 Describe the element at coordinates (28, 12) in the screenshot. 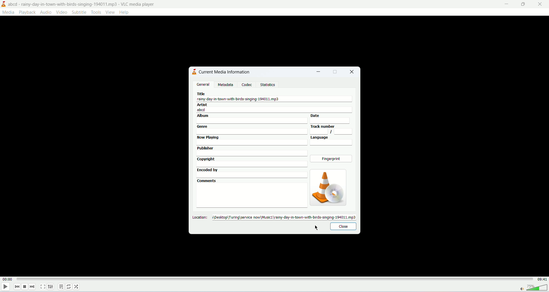

I see `playback` at that location.